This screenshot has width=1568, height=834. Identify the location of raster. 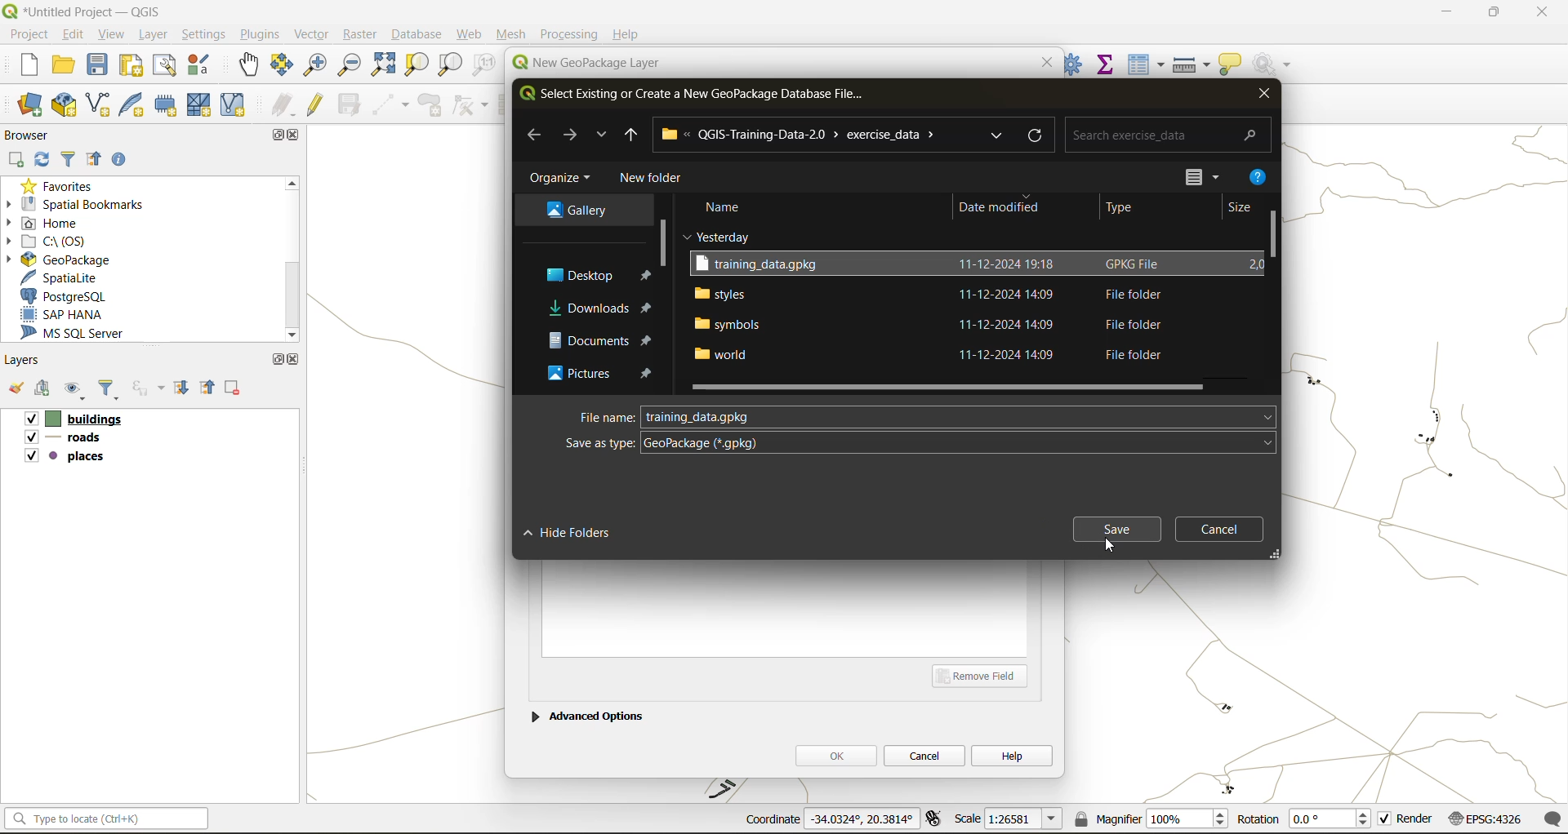
(360, 35).